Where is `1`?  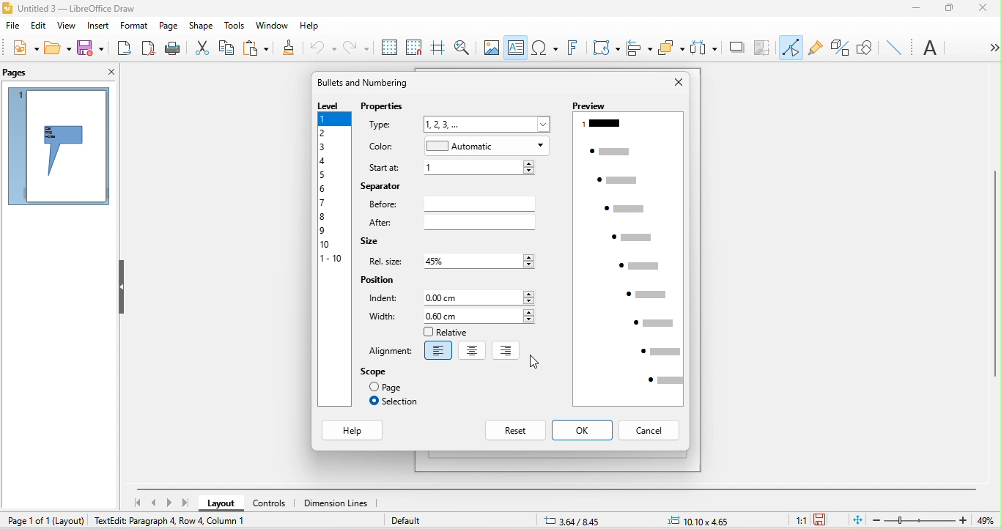
1 is located at coordinates (481, 168).